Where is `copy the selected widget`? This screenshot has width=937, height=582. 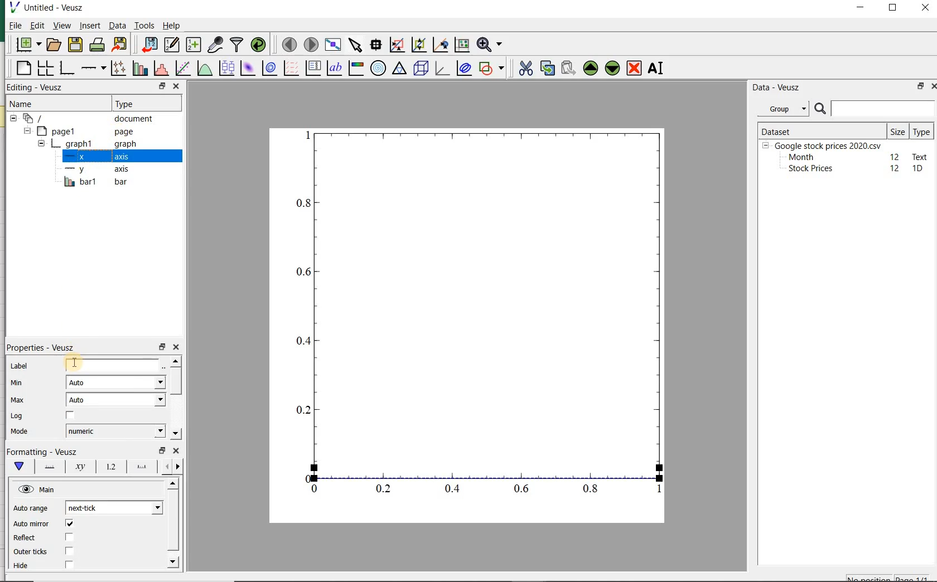 copy the selected widget is located at coordinates (547, 69).